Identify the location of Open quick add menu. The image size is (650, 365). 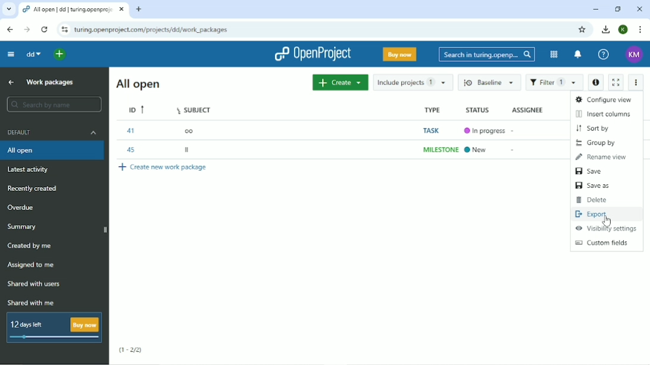
(60, 54).